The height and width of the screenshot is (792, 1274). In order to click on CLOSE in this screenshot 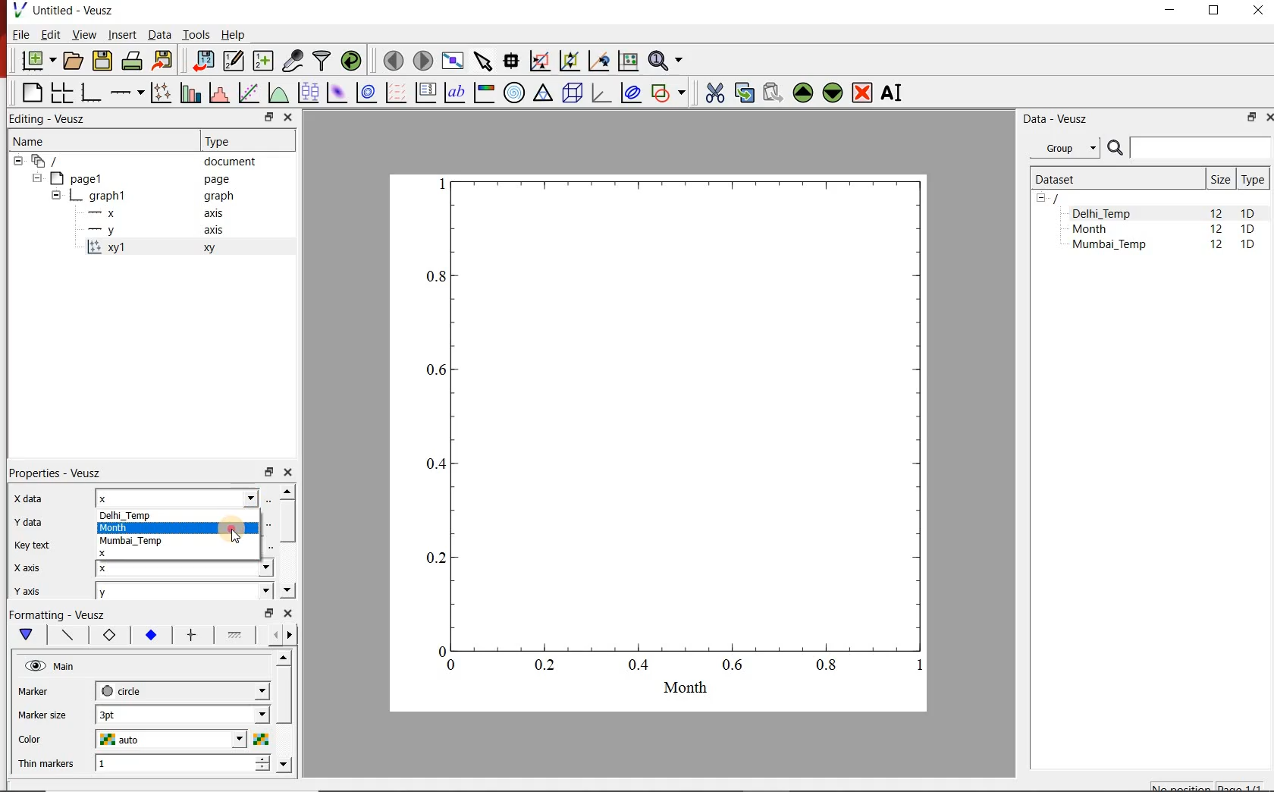, I will do `click(1268, 118)`.